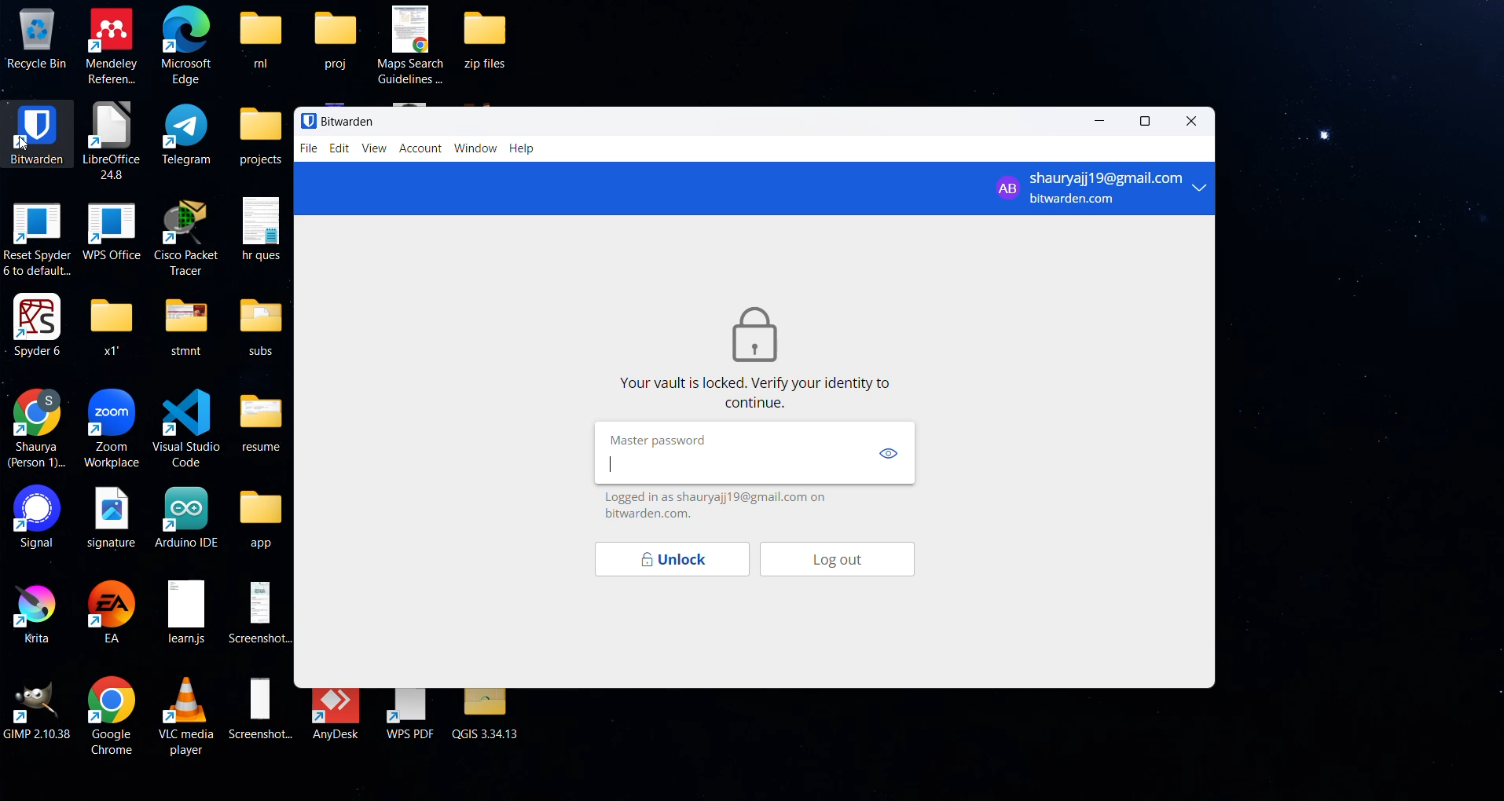  What do you see at coordinates (113, 429) in the screenshot?
I see `Zoom Workplace` at bounding box center [113, 429].